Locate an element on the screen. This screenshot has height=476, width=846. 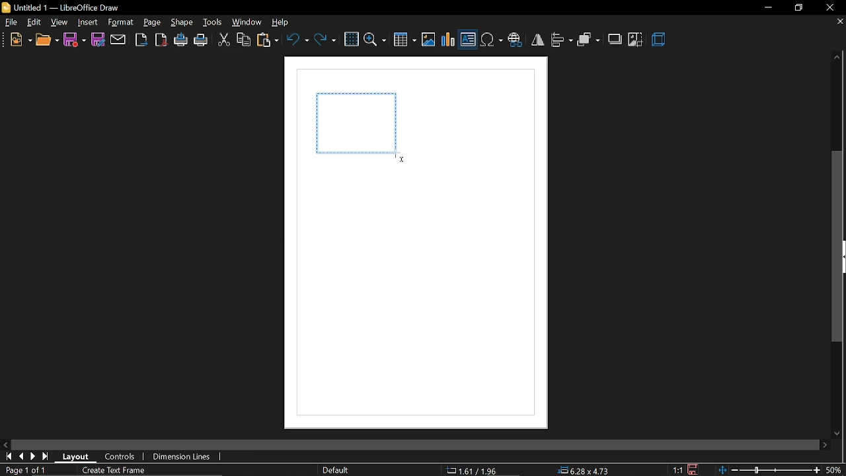
help is located at coordinates (284, 23).